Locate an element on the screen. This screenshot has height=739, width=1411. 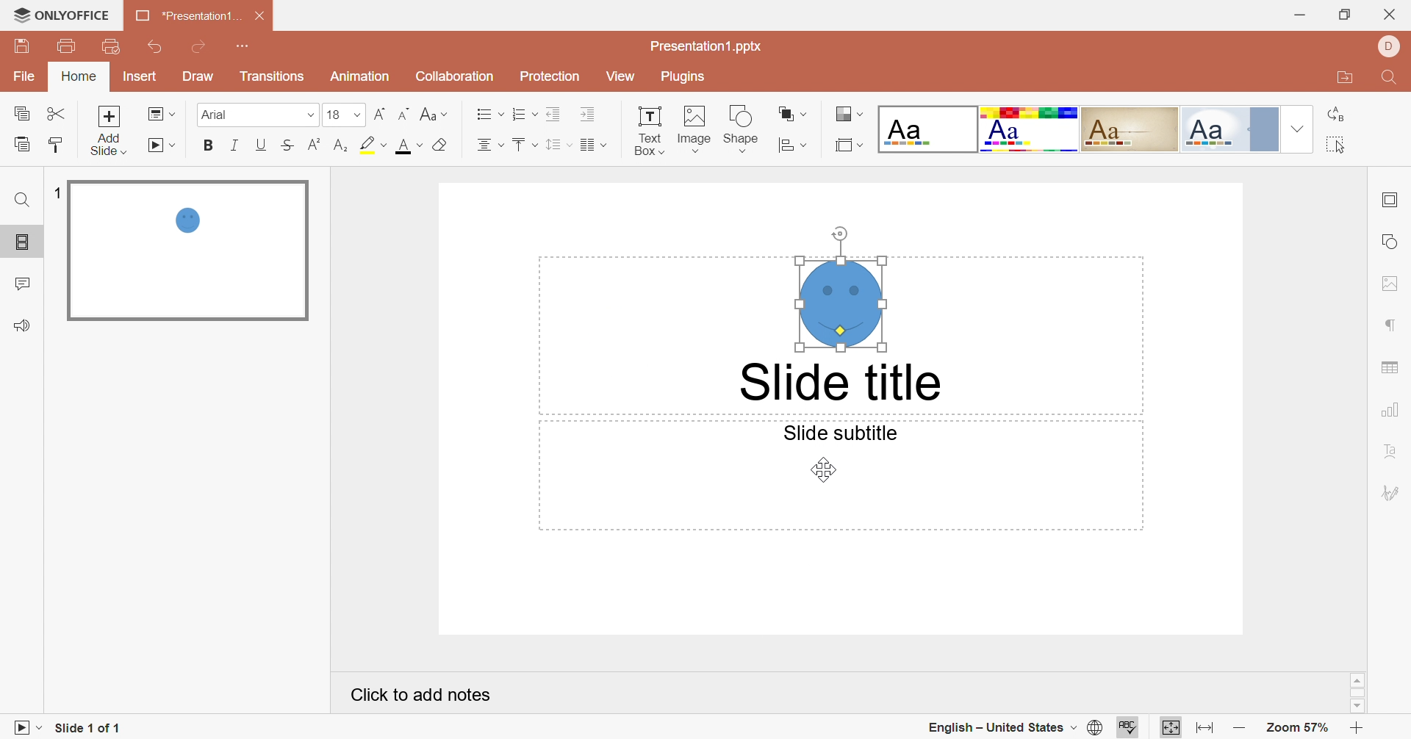
Draw is located at coordinates (199, 77).